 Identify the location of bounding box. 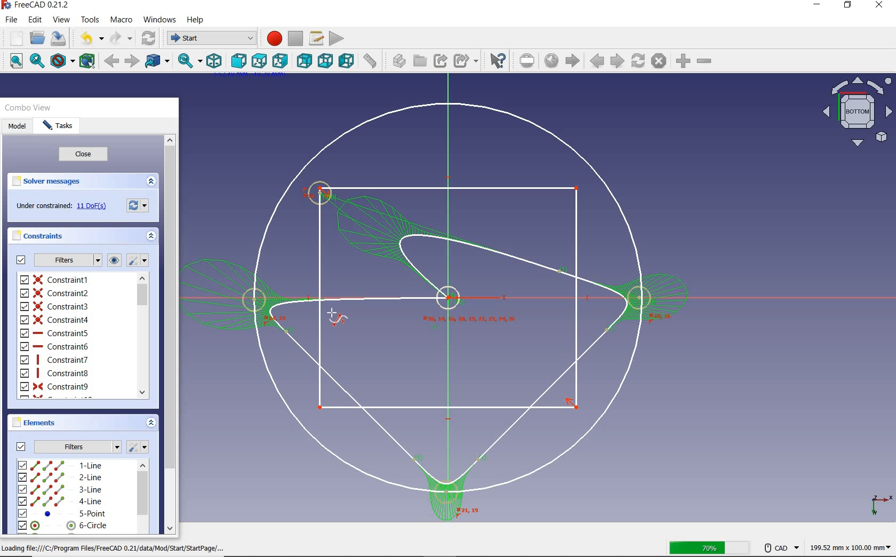
(88, 62).